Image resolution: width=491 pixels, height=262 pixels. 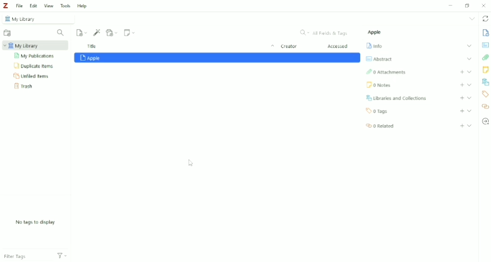 I want to click on Edit, so click(x=33, y=6).